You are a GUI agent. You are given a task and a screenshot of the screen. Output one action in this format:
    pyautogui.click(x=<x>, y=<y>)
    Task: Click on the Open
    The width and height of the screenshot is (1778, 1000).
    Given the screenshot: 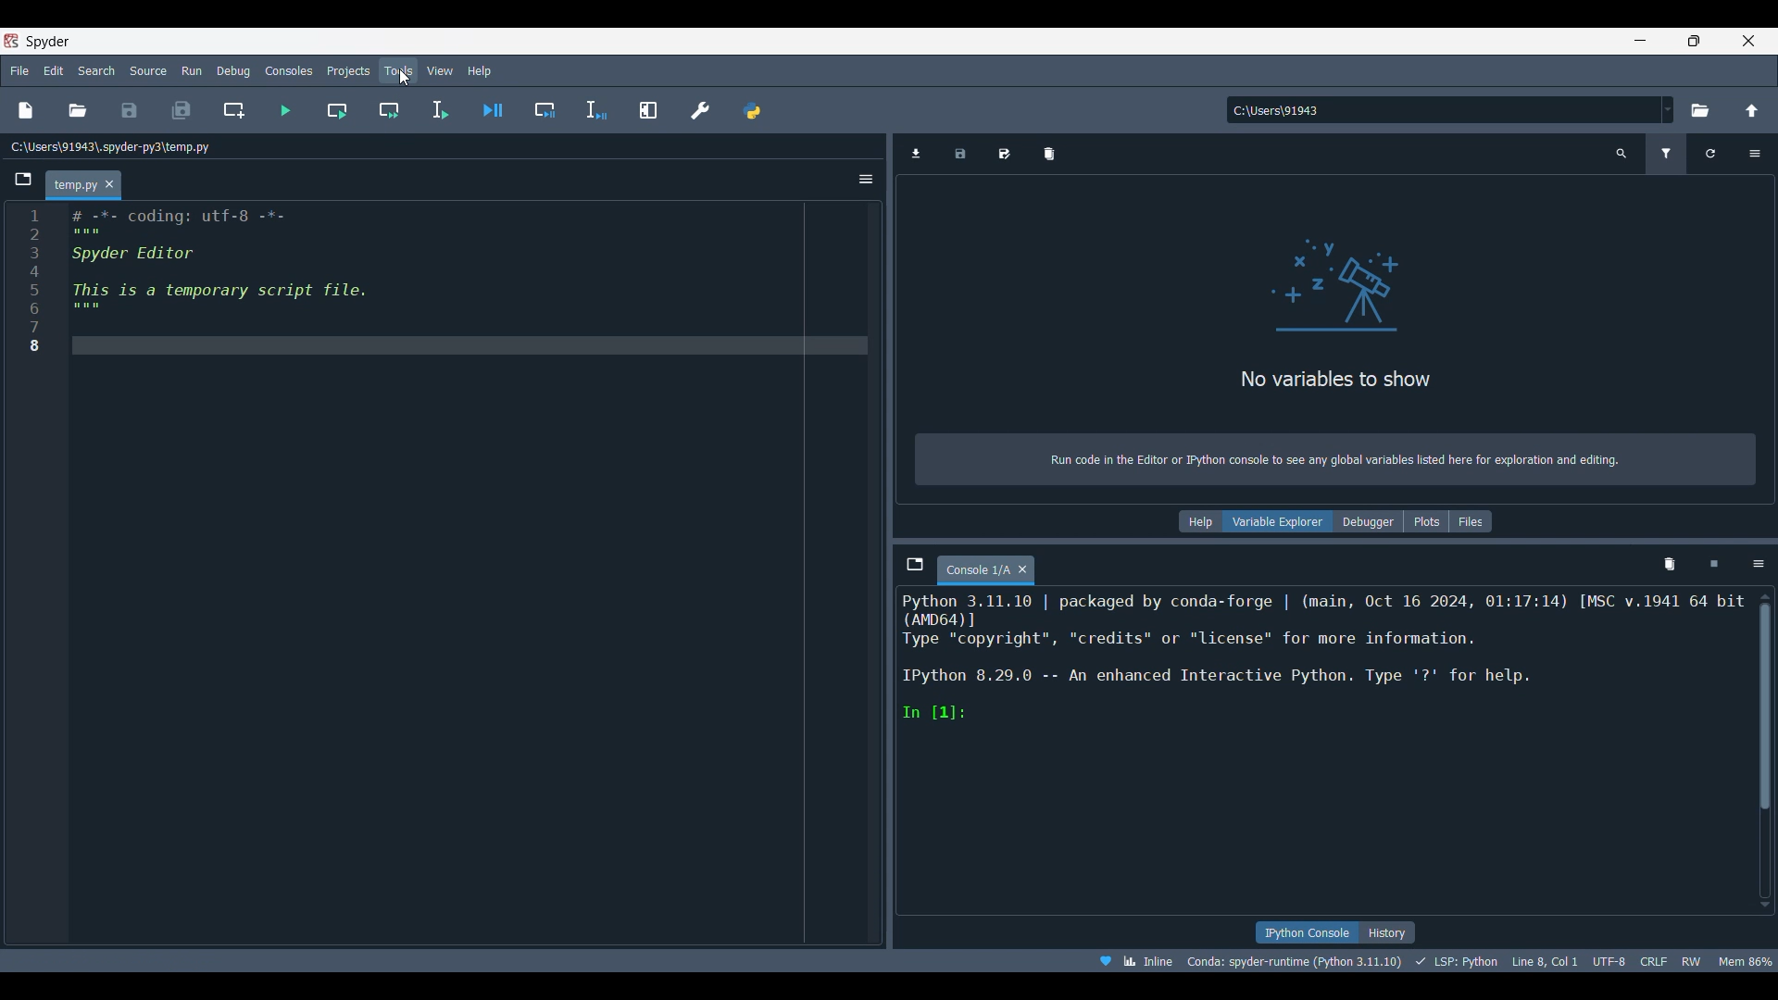 What is the action you would take?
    pyautogui.click(x=78, y=110)
    